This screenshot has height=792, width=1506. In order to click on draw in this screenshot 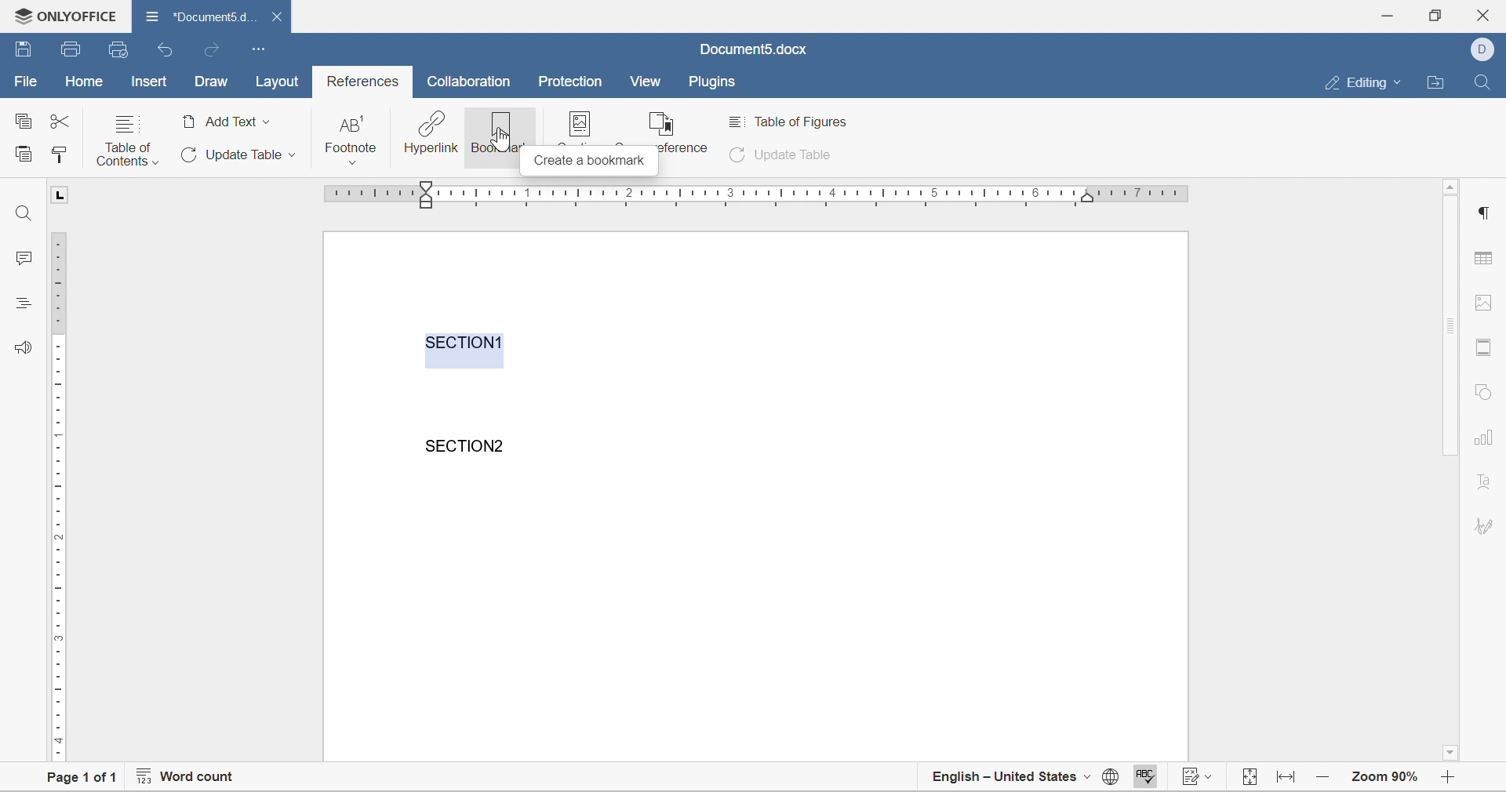, I will do `click(211, 82)`.